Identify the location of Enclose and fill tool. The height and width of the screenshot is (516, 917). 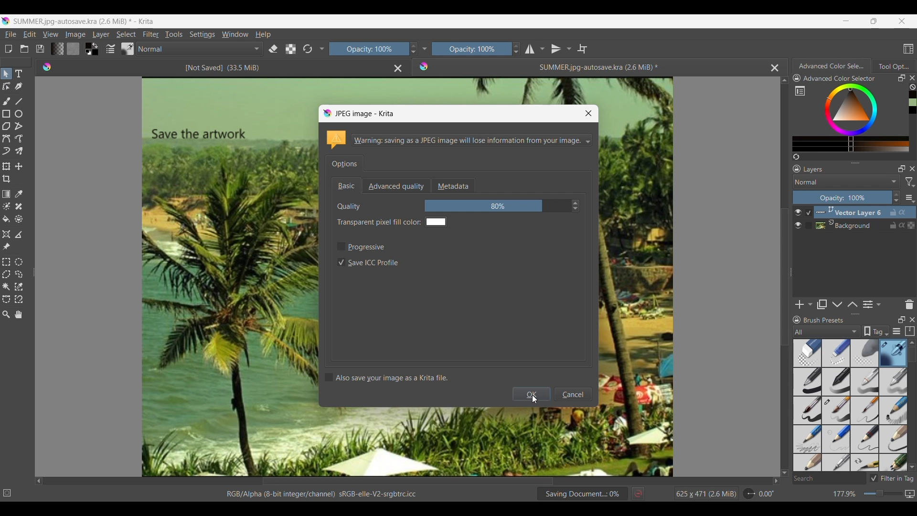
(18, 219).